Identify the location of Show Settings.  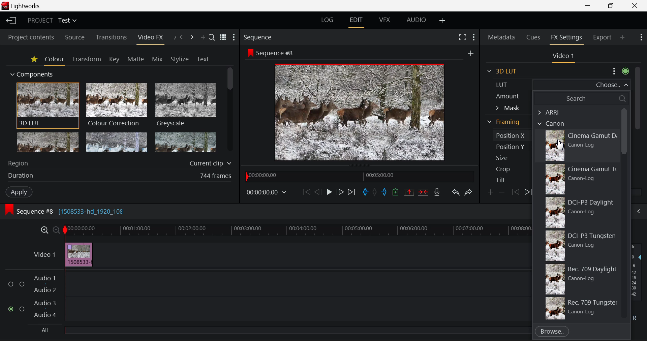
(473, 36).